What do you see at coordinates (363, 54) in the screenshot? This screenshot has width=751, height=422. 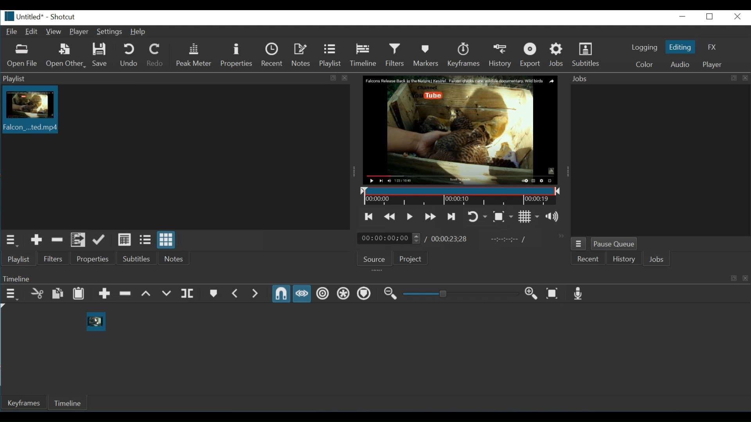 I see `Timeline` at bounding box center [363, 54].